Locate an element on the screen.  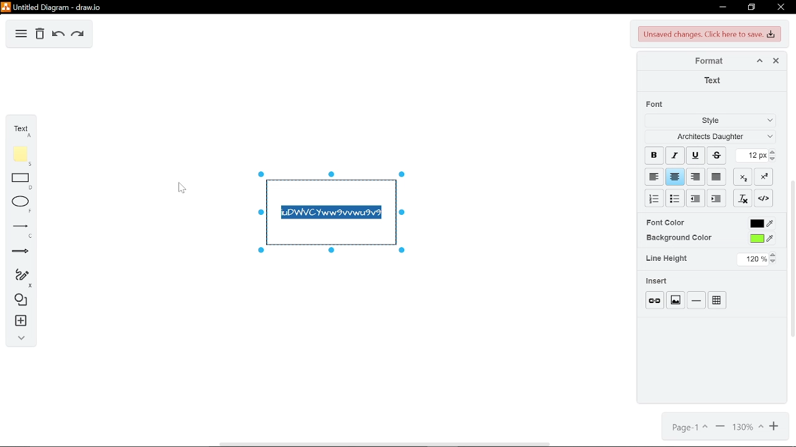
font is located at coordinates (657, 104).